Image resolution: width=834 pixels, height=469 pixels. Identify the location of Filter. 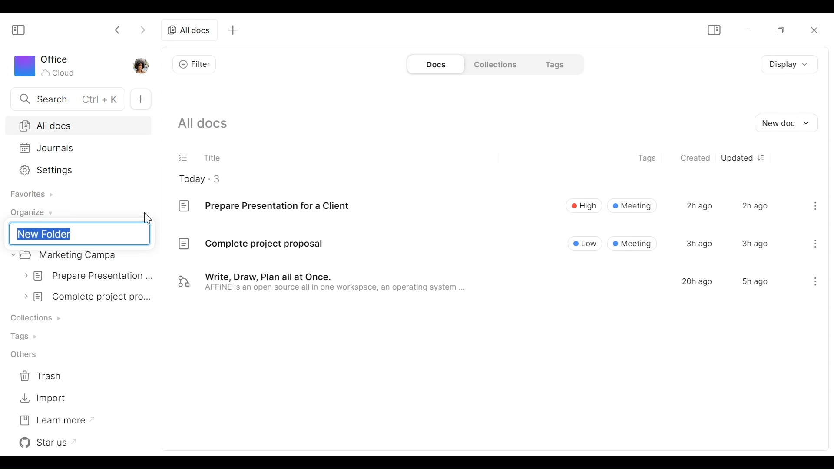
(195, 63).